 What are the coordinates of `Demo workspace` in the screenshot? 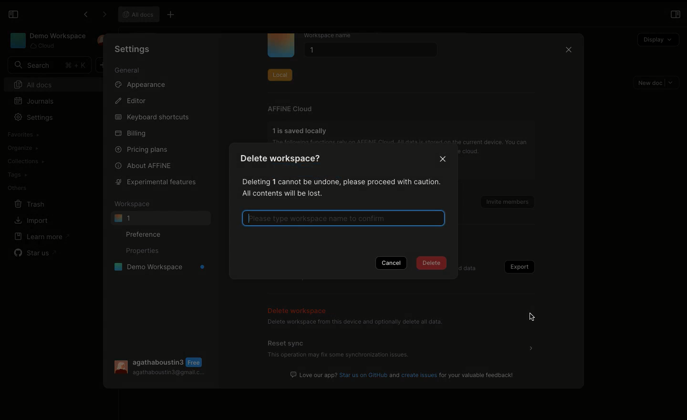 It's located at (156, 268).